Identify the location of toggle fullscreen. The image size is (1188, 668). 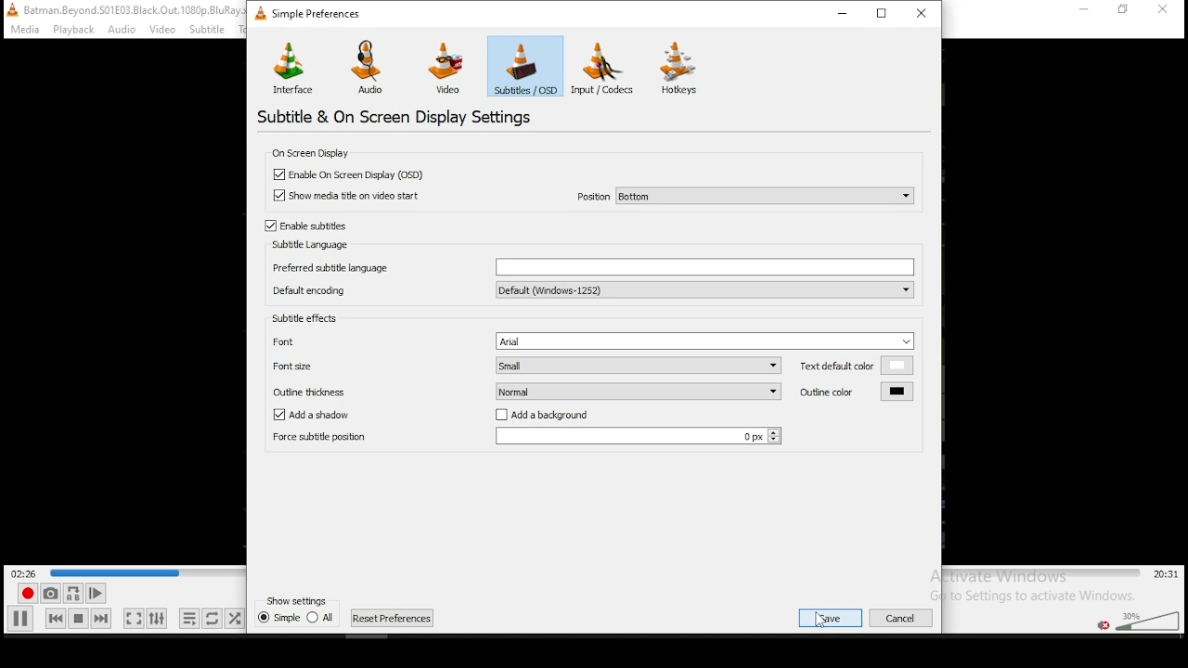
(132, 618).